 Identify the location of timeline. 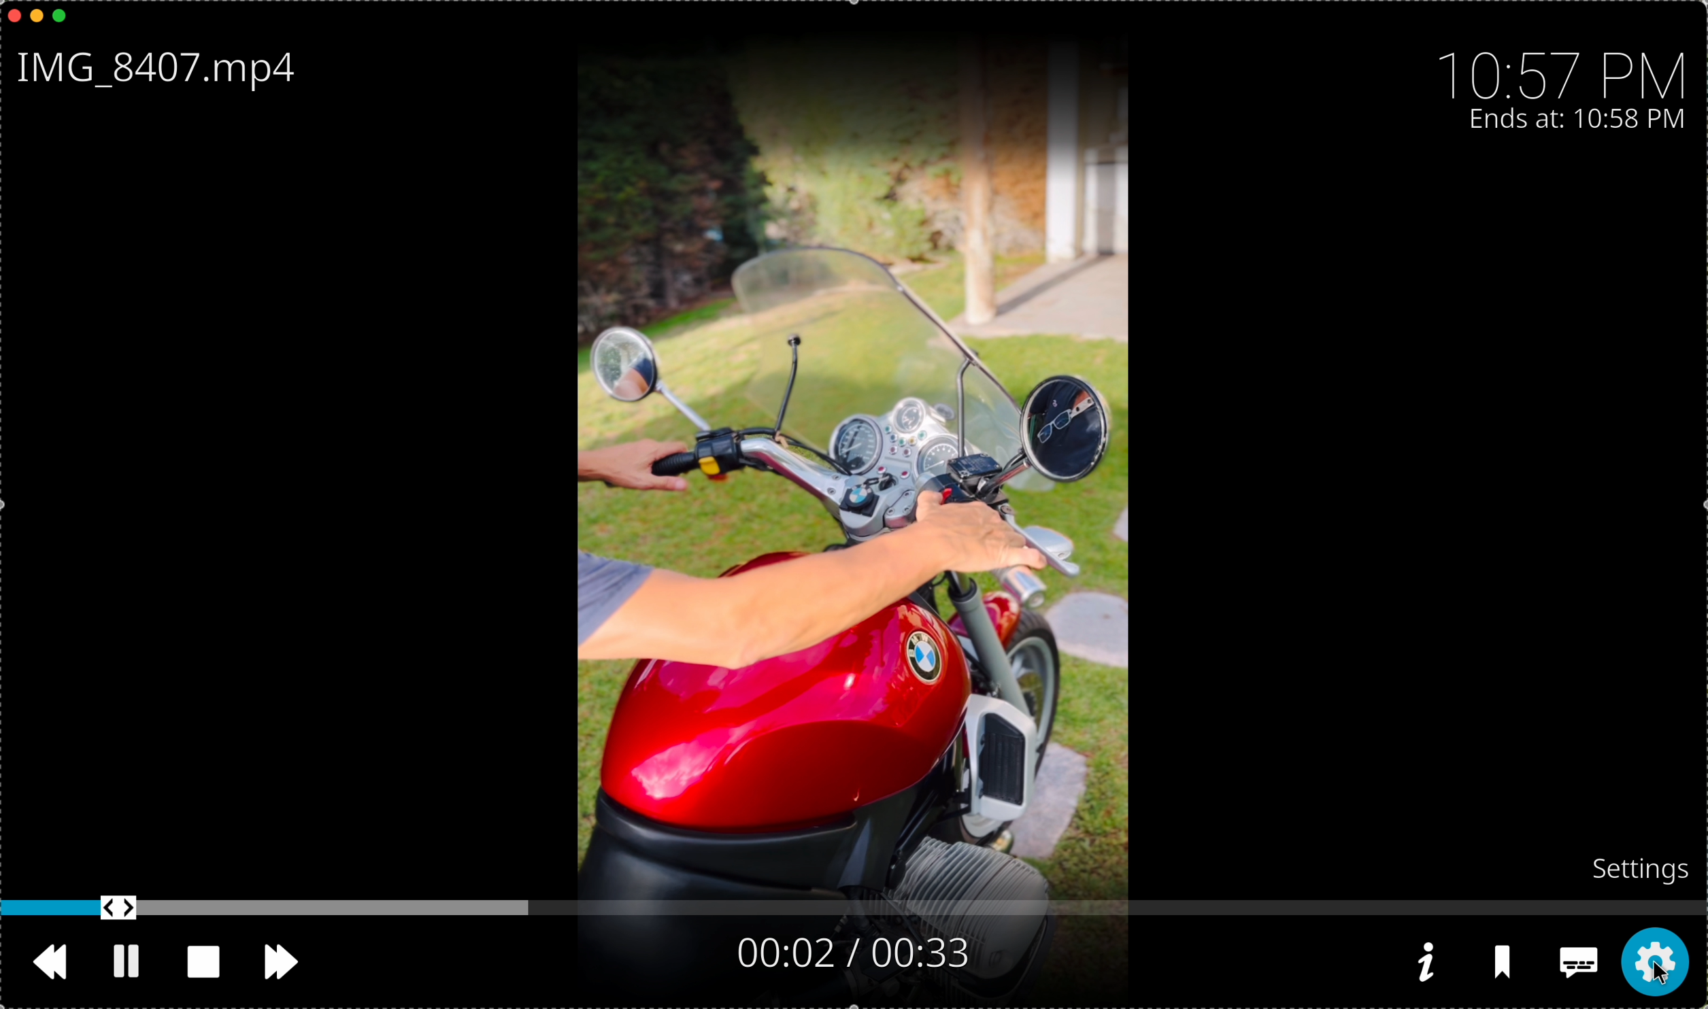
(854, 908).